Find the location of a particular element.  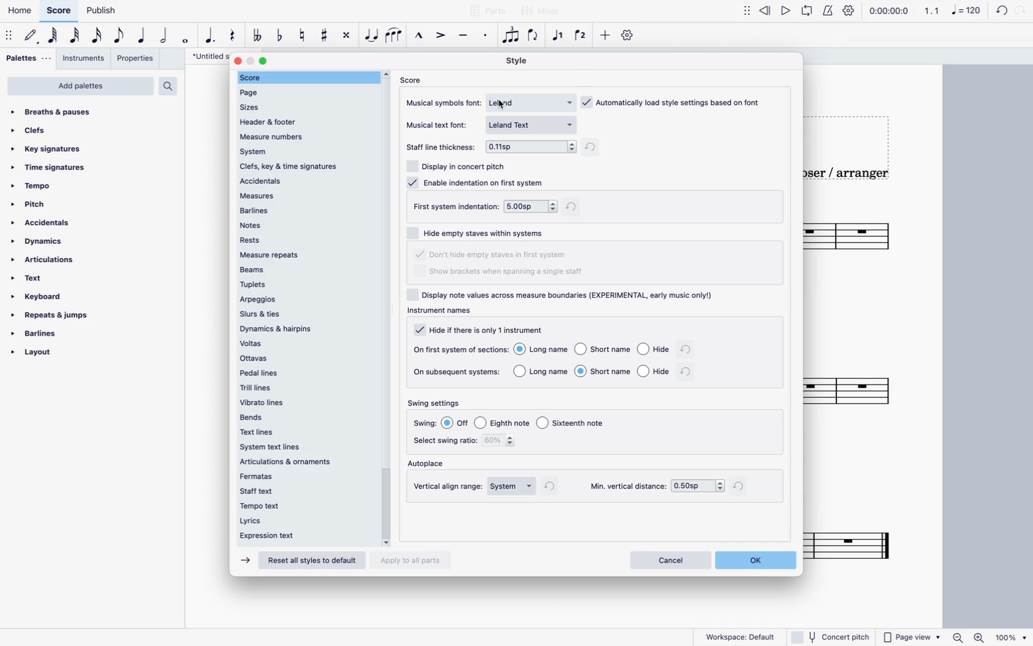

tempo is located at coordinates (34, 189).